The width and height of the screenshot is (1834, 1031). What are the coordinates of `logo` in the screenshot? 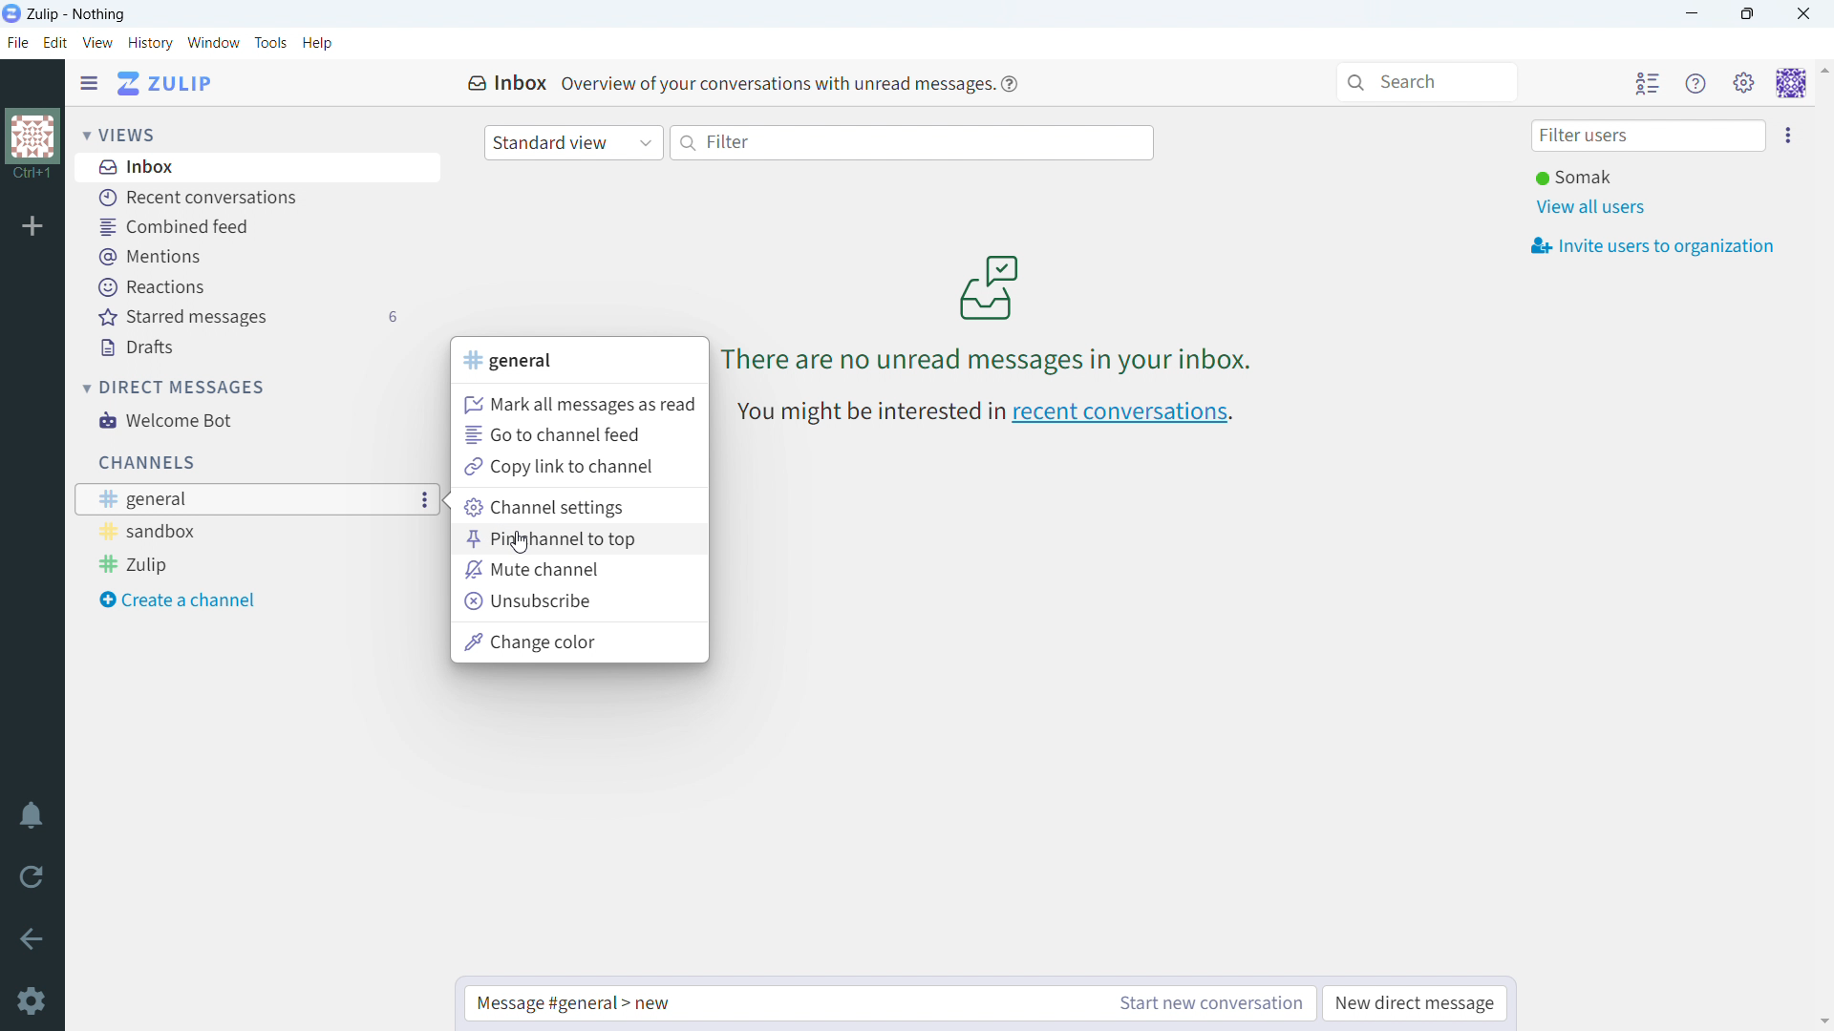 It's located at (12, 13).